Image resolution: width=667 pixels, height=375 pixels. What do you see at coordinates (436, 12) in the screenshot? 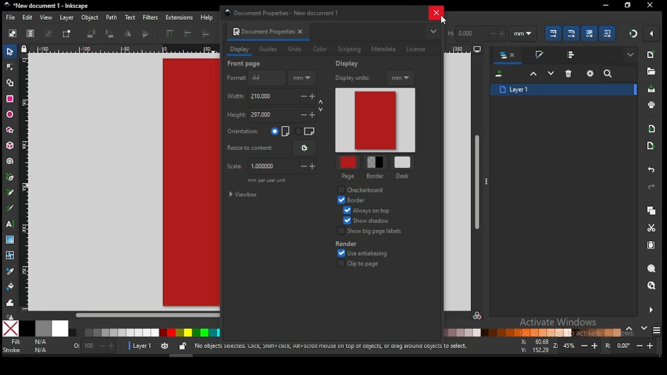
I see `close window` at bounding box center [436, 12].